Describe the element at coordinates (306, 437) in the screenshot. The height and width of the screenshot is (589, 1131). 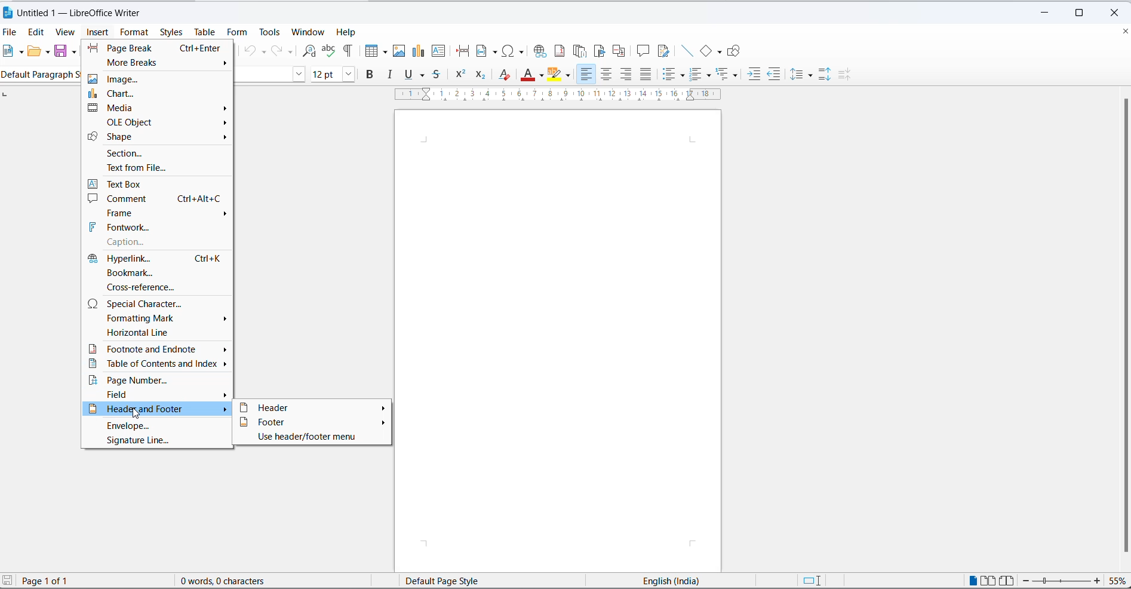
I see `use header/footer menu` at that location.